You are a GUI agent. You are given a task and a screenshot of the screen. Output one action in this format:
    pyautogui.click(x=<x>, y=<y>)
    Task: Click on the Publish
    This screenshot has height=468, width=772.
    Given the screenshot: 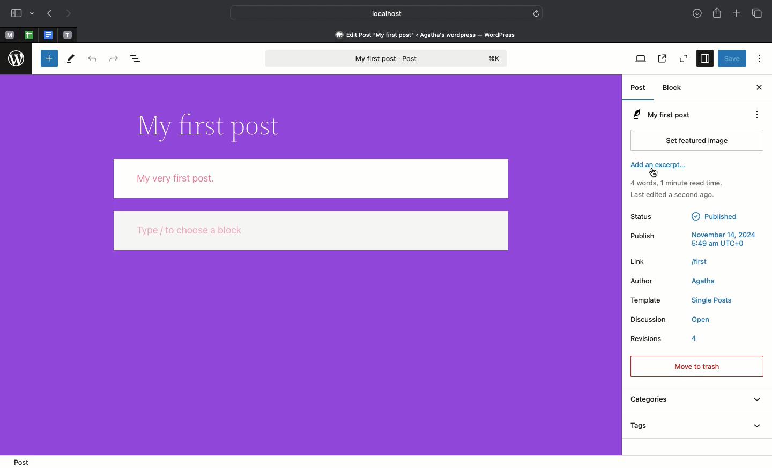 What is the action you would take?
    pyautogui.click(x=693, y=238)
    